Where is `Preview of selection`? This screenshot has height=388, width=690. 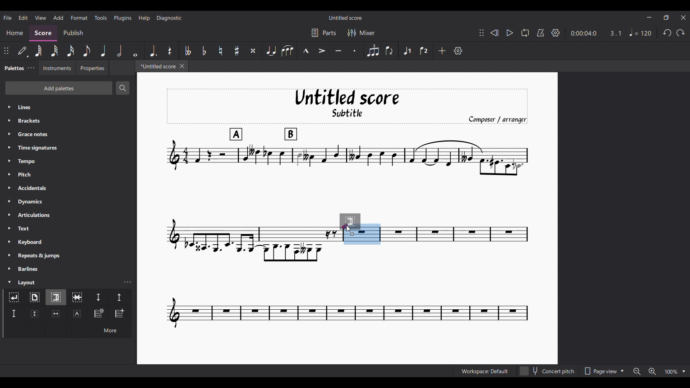
Preview of selection is located at coordinates (355, 221).